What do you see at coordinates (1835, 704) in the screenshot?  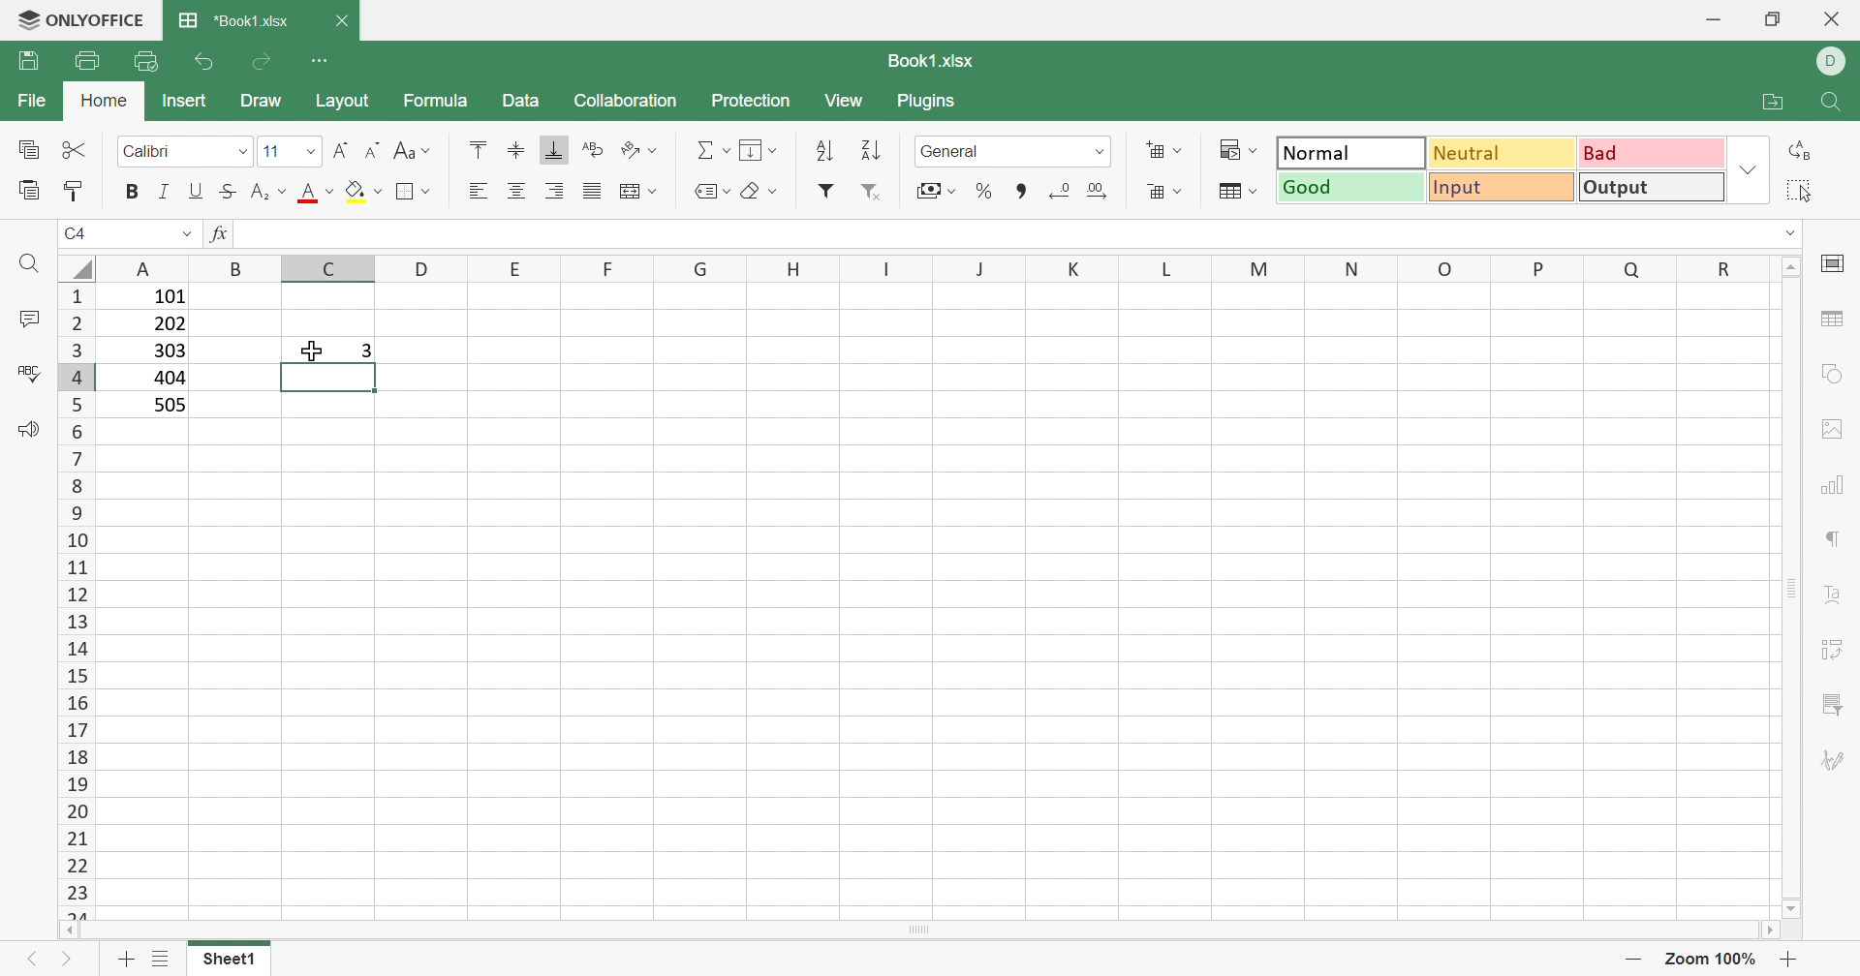 I see `slicer settings` at bounding box center [1835, 704].